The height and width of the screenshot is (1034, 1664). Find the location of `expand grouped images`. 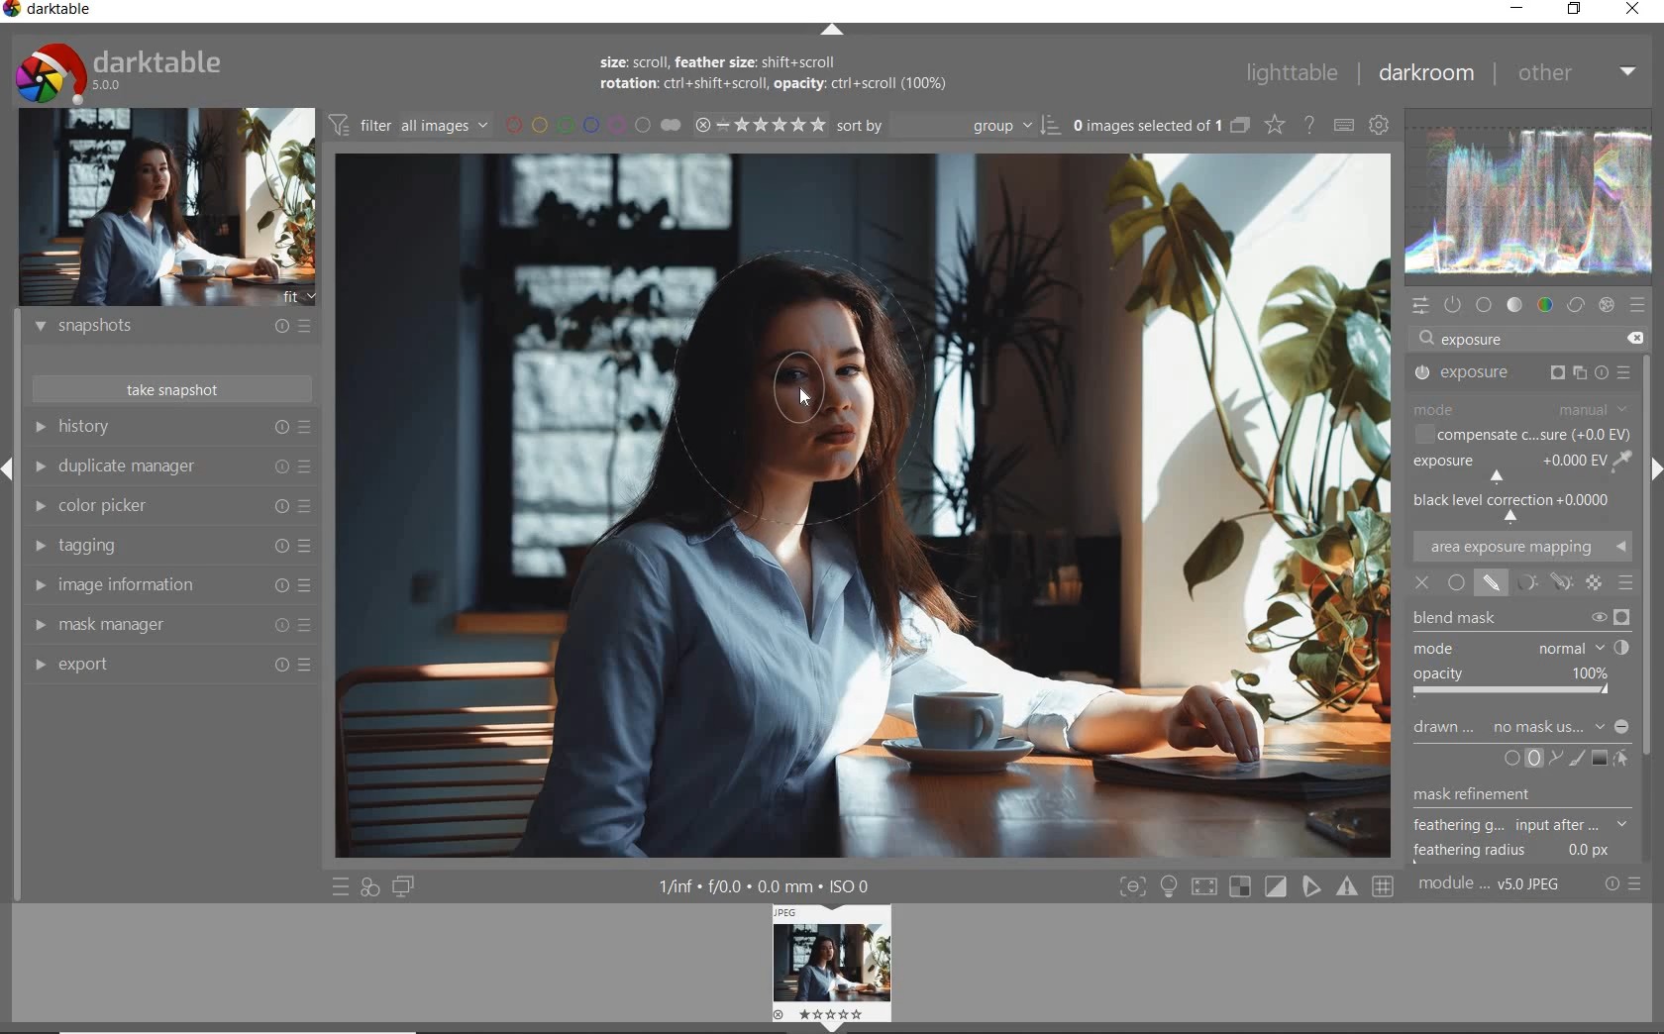

expand grouped images is located at coordinates (1163, 128).